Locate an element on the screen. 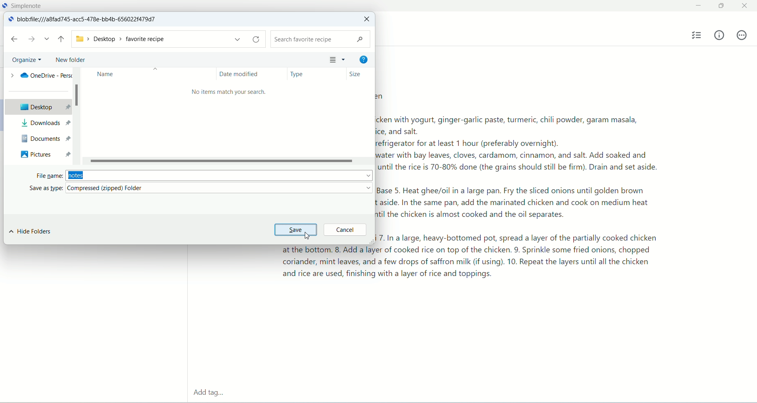  back is located at coordinates (14, 39).